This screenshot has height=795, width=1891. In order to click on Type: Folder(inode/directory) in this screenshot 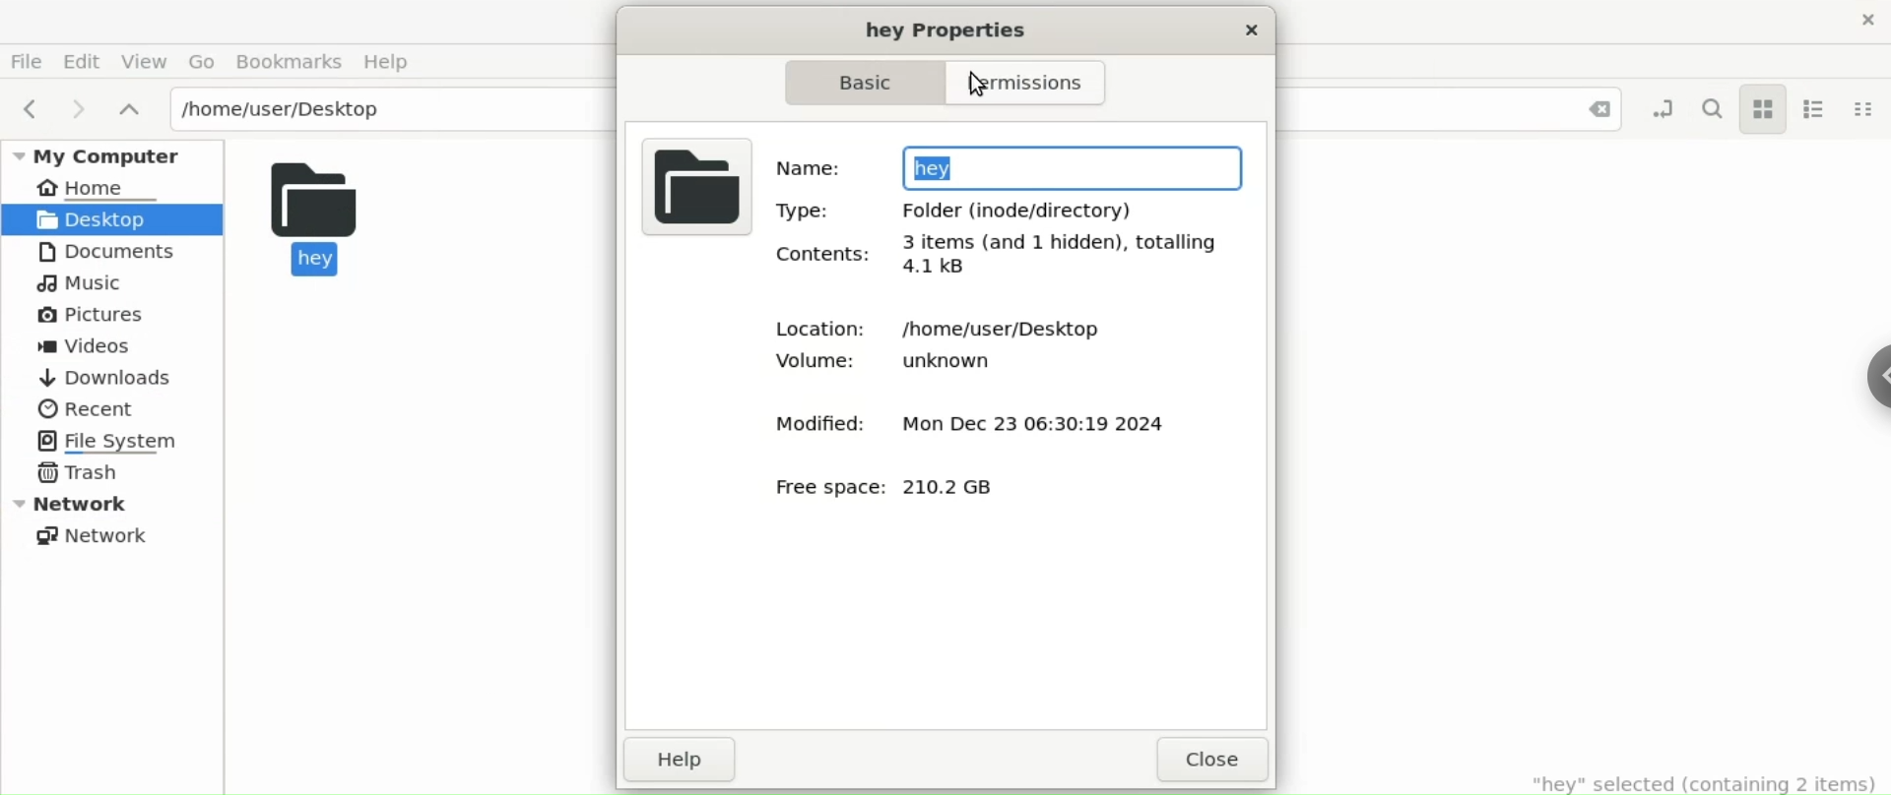, I will do `click(969, 210)`.